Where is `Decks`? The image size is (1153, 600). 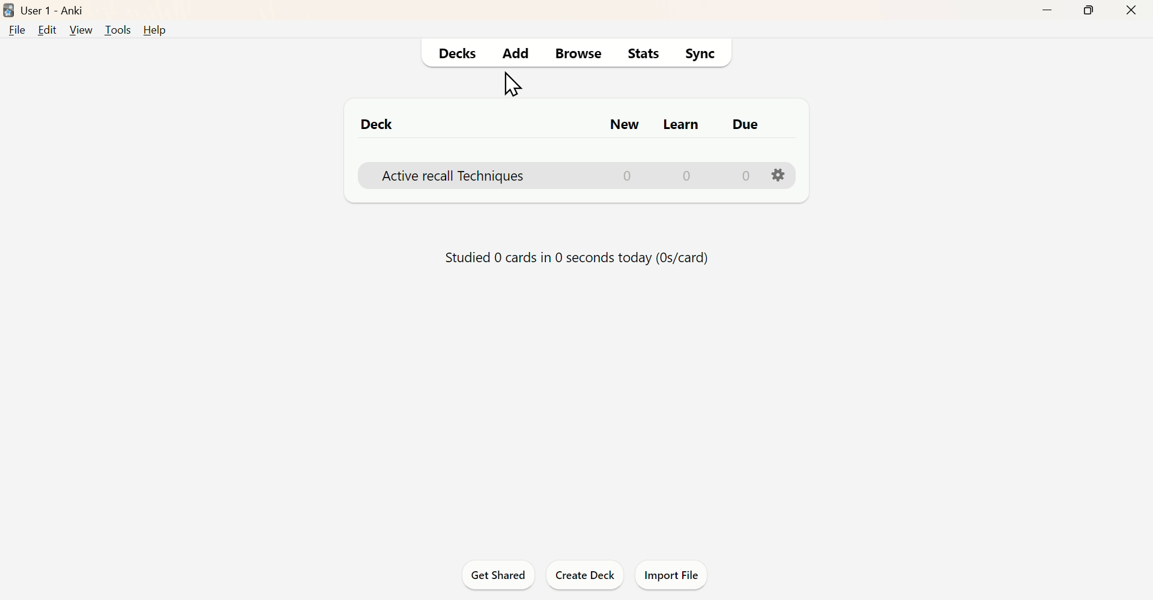
Decks is located at coordinates (457, 55).